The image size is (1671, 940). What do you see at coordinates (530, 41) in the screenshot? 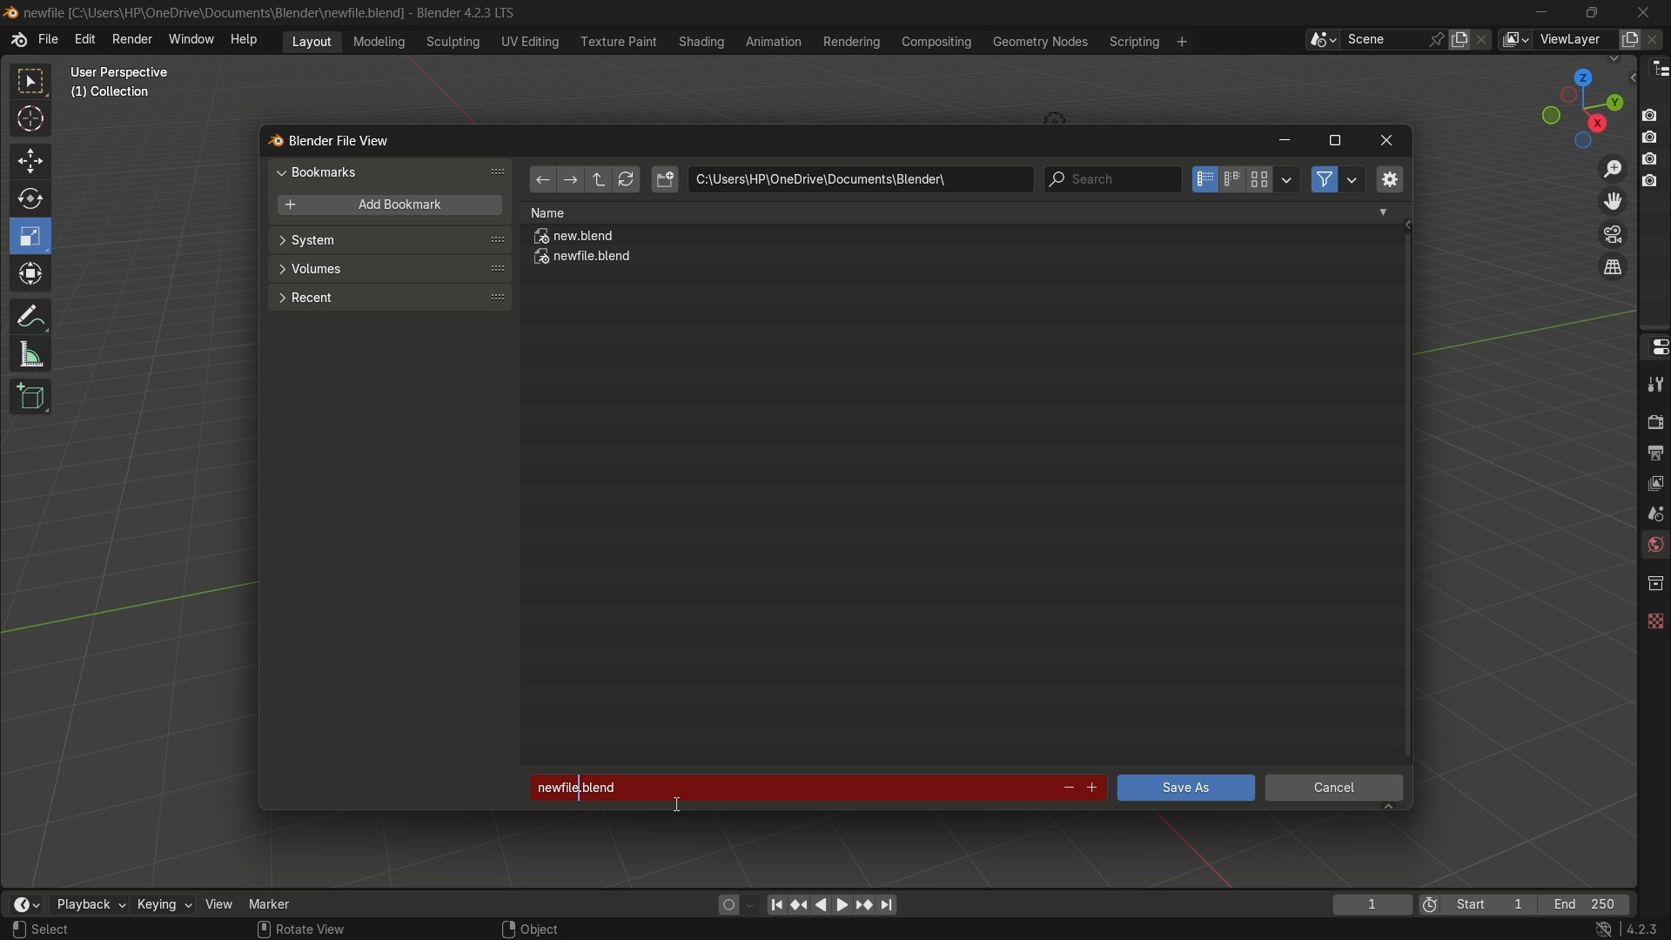
I see `uv editing menu` at bounding box center [530, 41].